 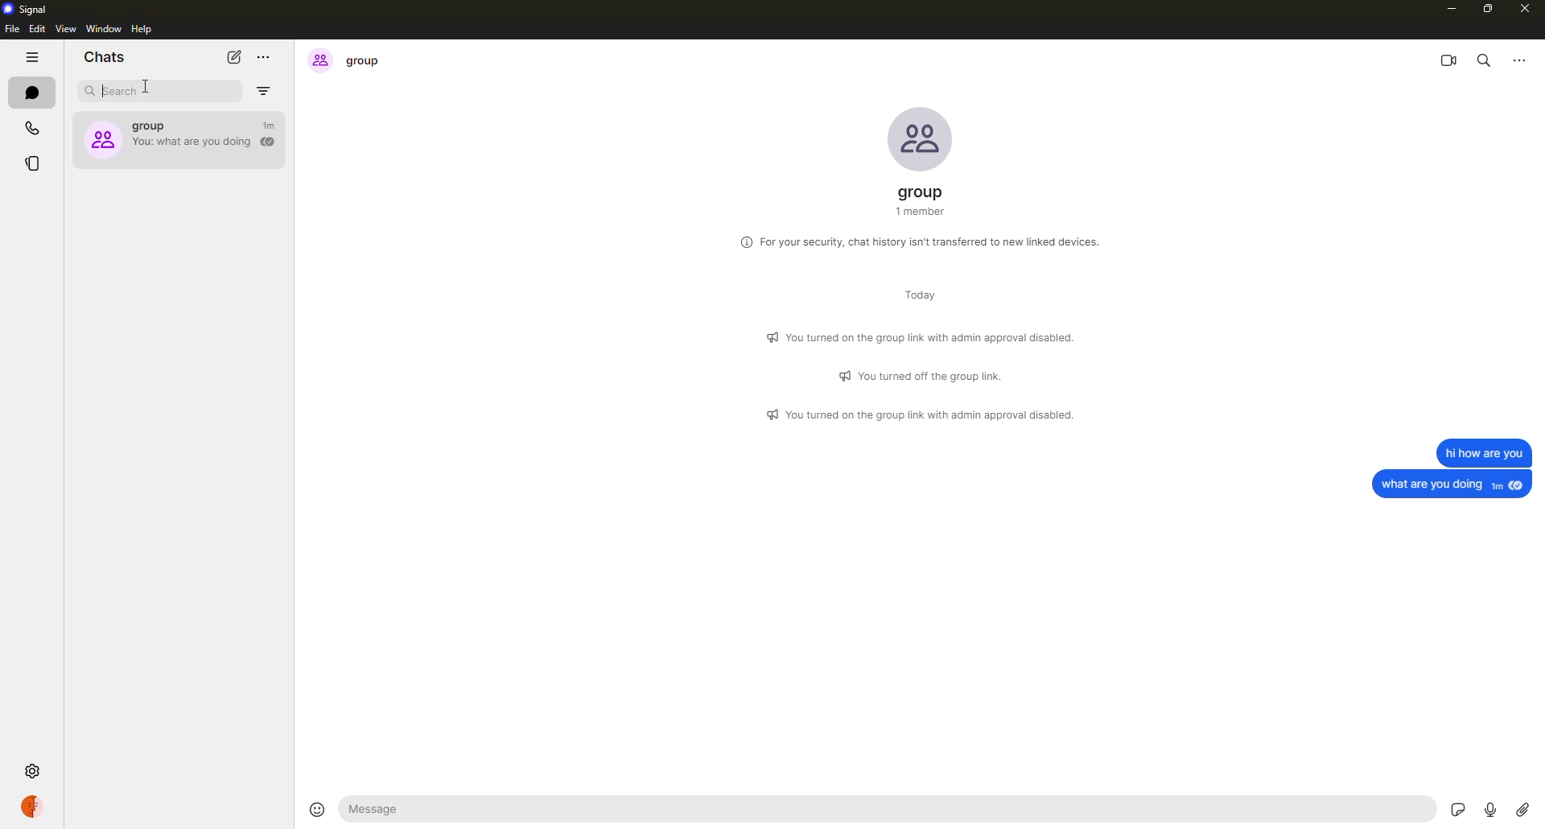 What do you see at coordinates (923, 415) in the screenshot?
I see `info` at bounding box center [923, 415].